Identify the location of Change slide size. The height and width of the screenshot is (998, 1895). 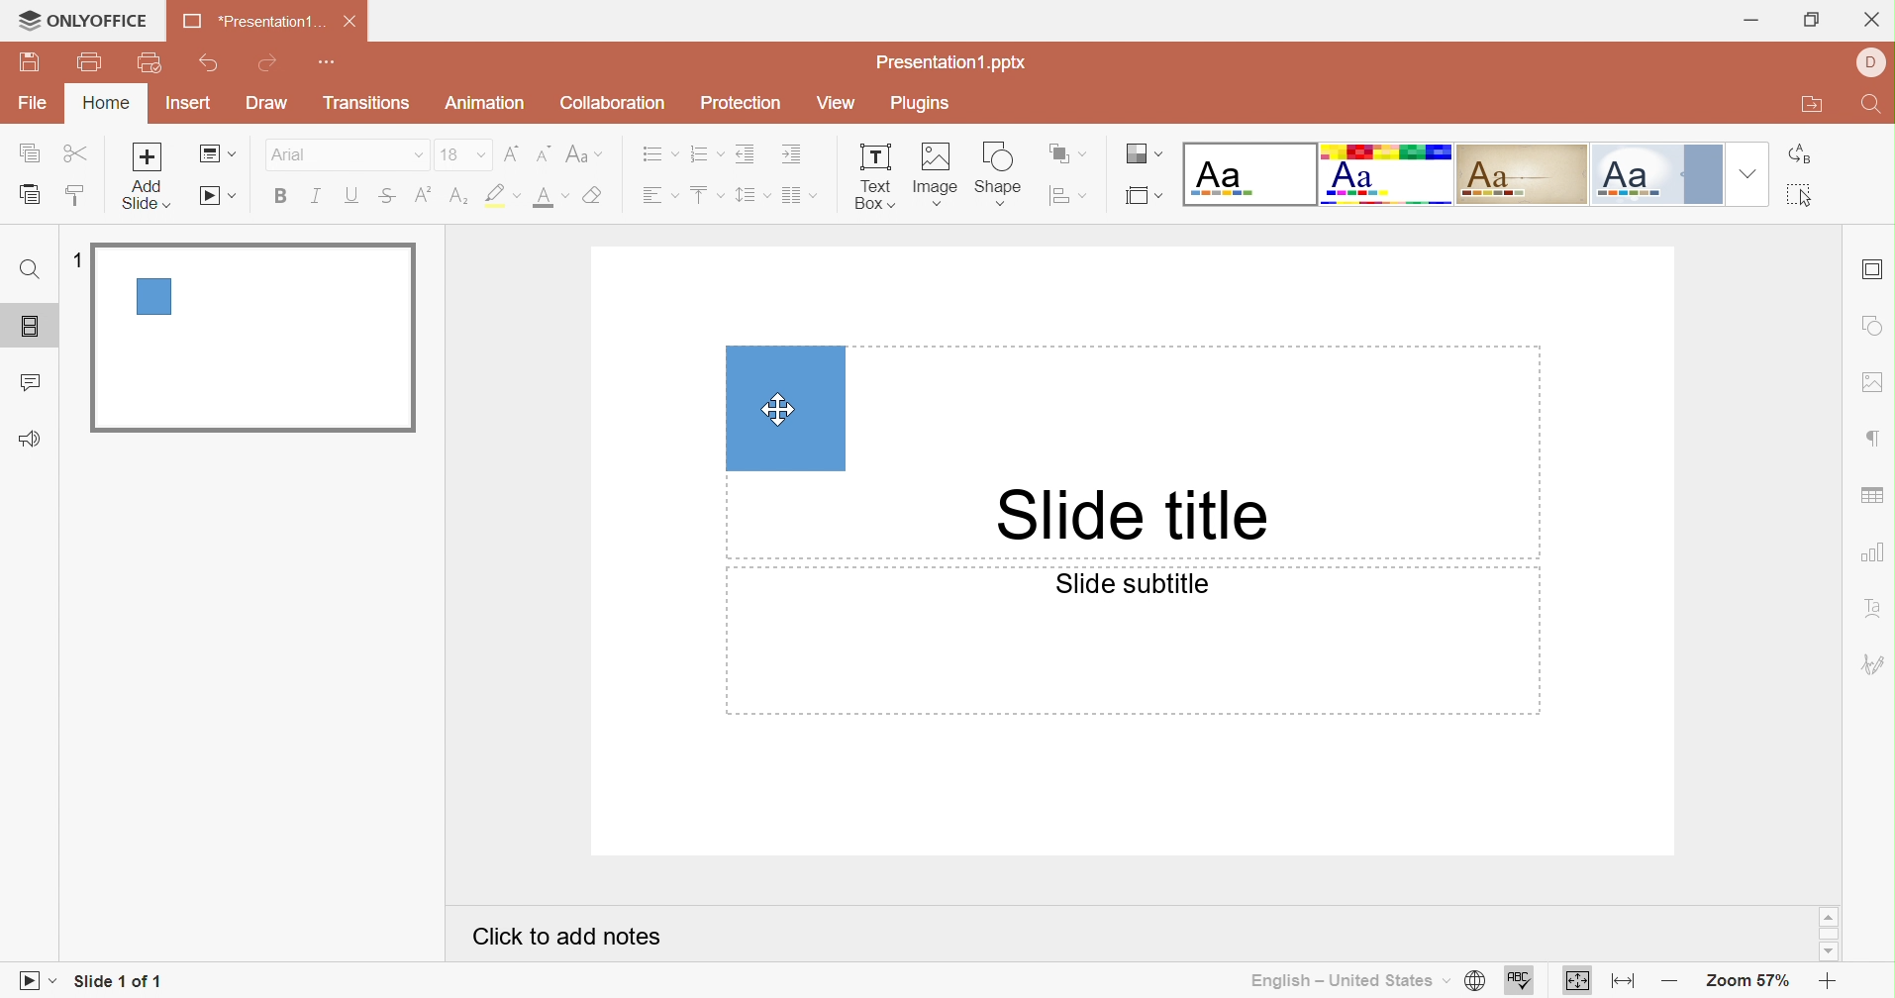
(1144, 196).